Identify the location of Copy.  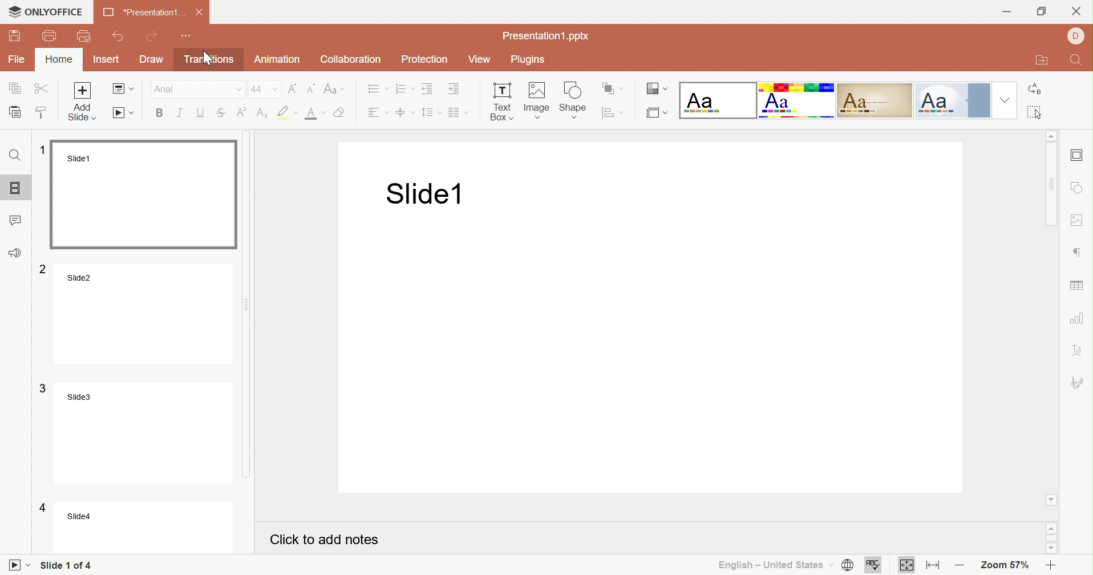
(16, 87).